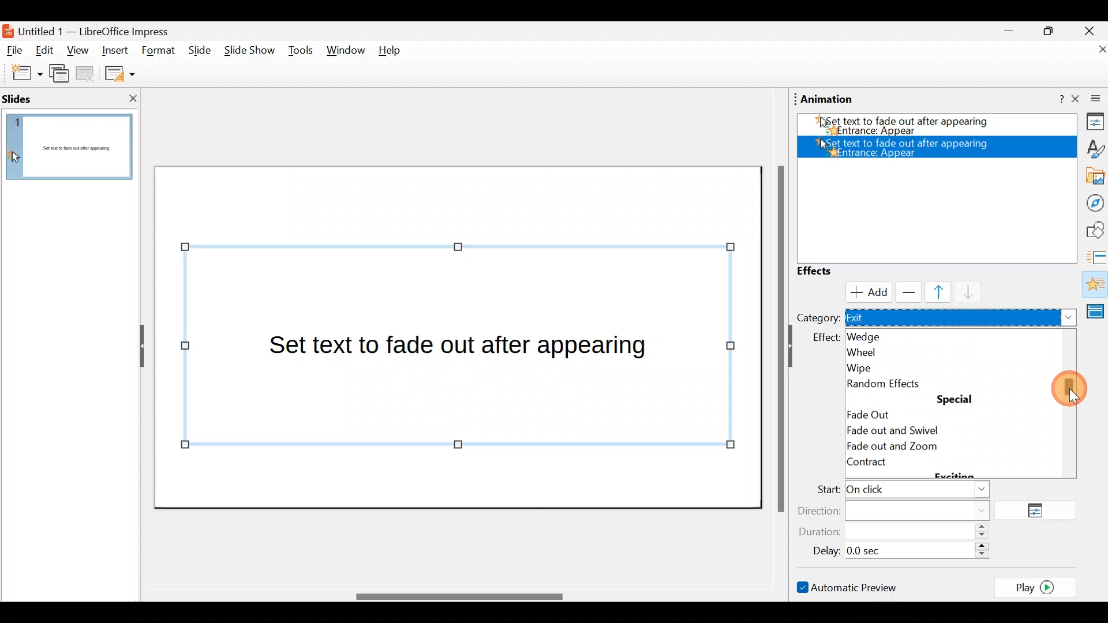  I want to click on Contract, so click(893, 467).